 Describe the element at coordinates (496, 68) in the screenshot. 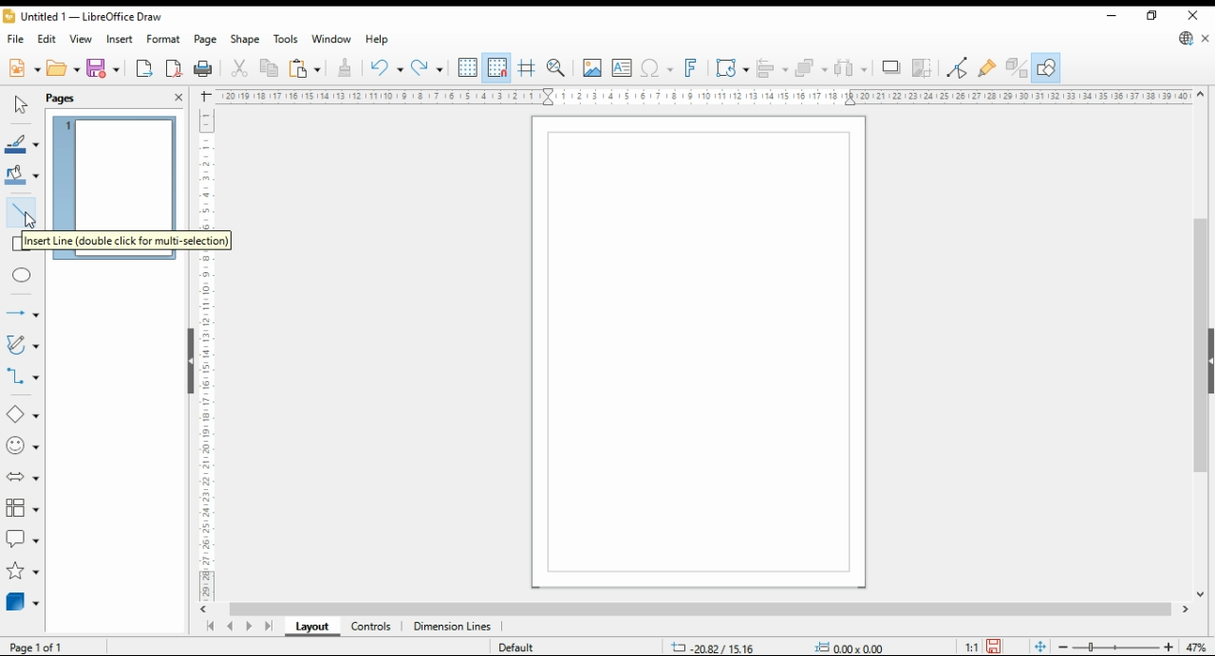

I see `snap to grid` at that location.